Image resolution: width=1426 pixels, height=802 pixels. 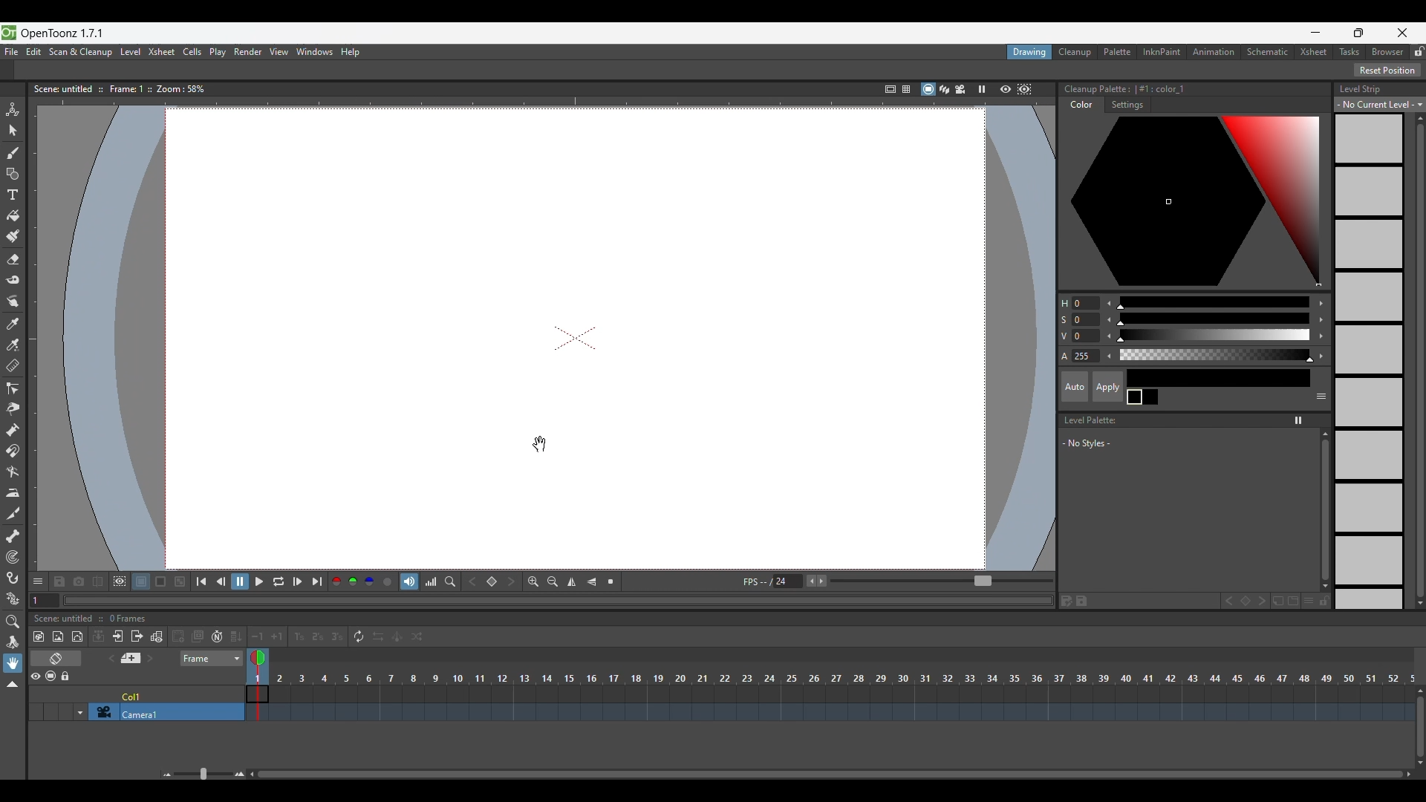 What do you see at coordinates (75, 676) in the screenshot?
I see `Lock toggle all` at bounding box center [75, 676].